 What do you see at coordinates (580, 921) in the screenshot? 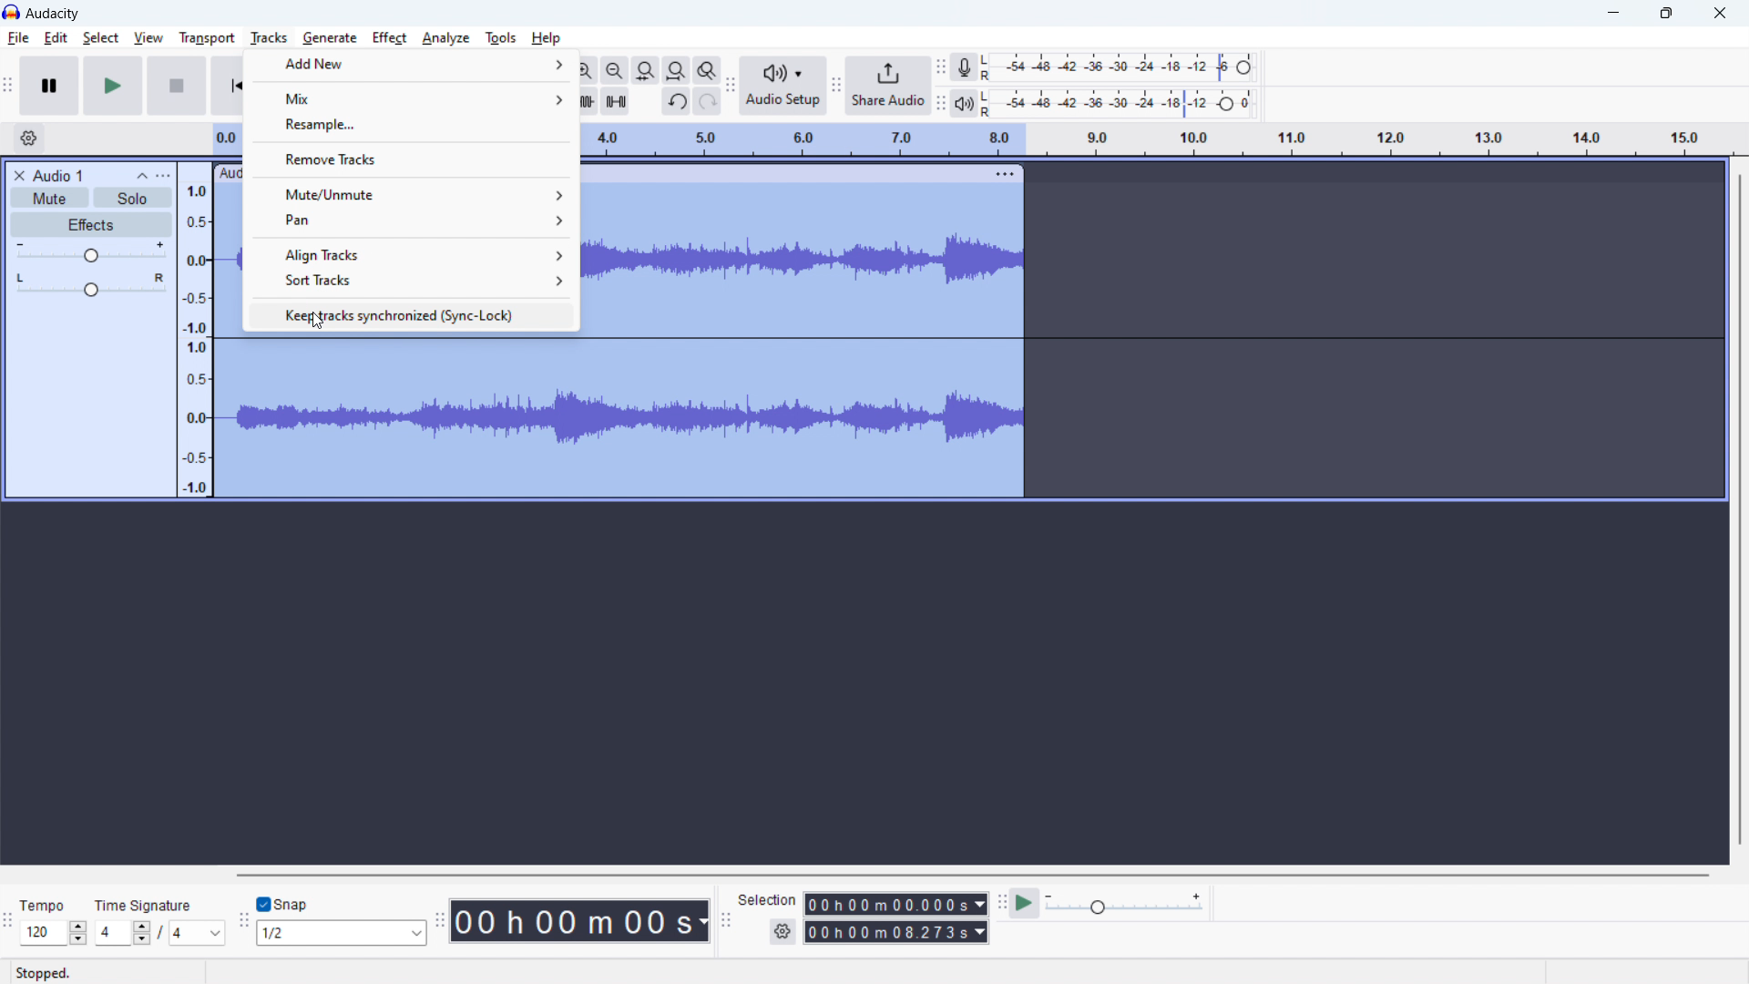
I see `timestamp` at bounding box center [580, 921].